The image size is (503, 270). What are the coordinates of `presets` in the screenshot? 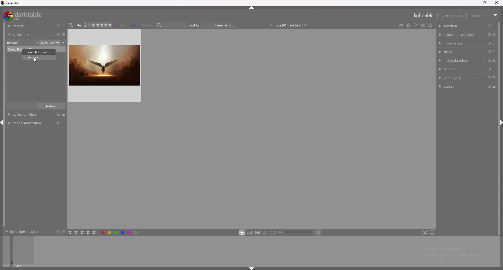 It's located at (63, 232).